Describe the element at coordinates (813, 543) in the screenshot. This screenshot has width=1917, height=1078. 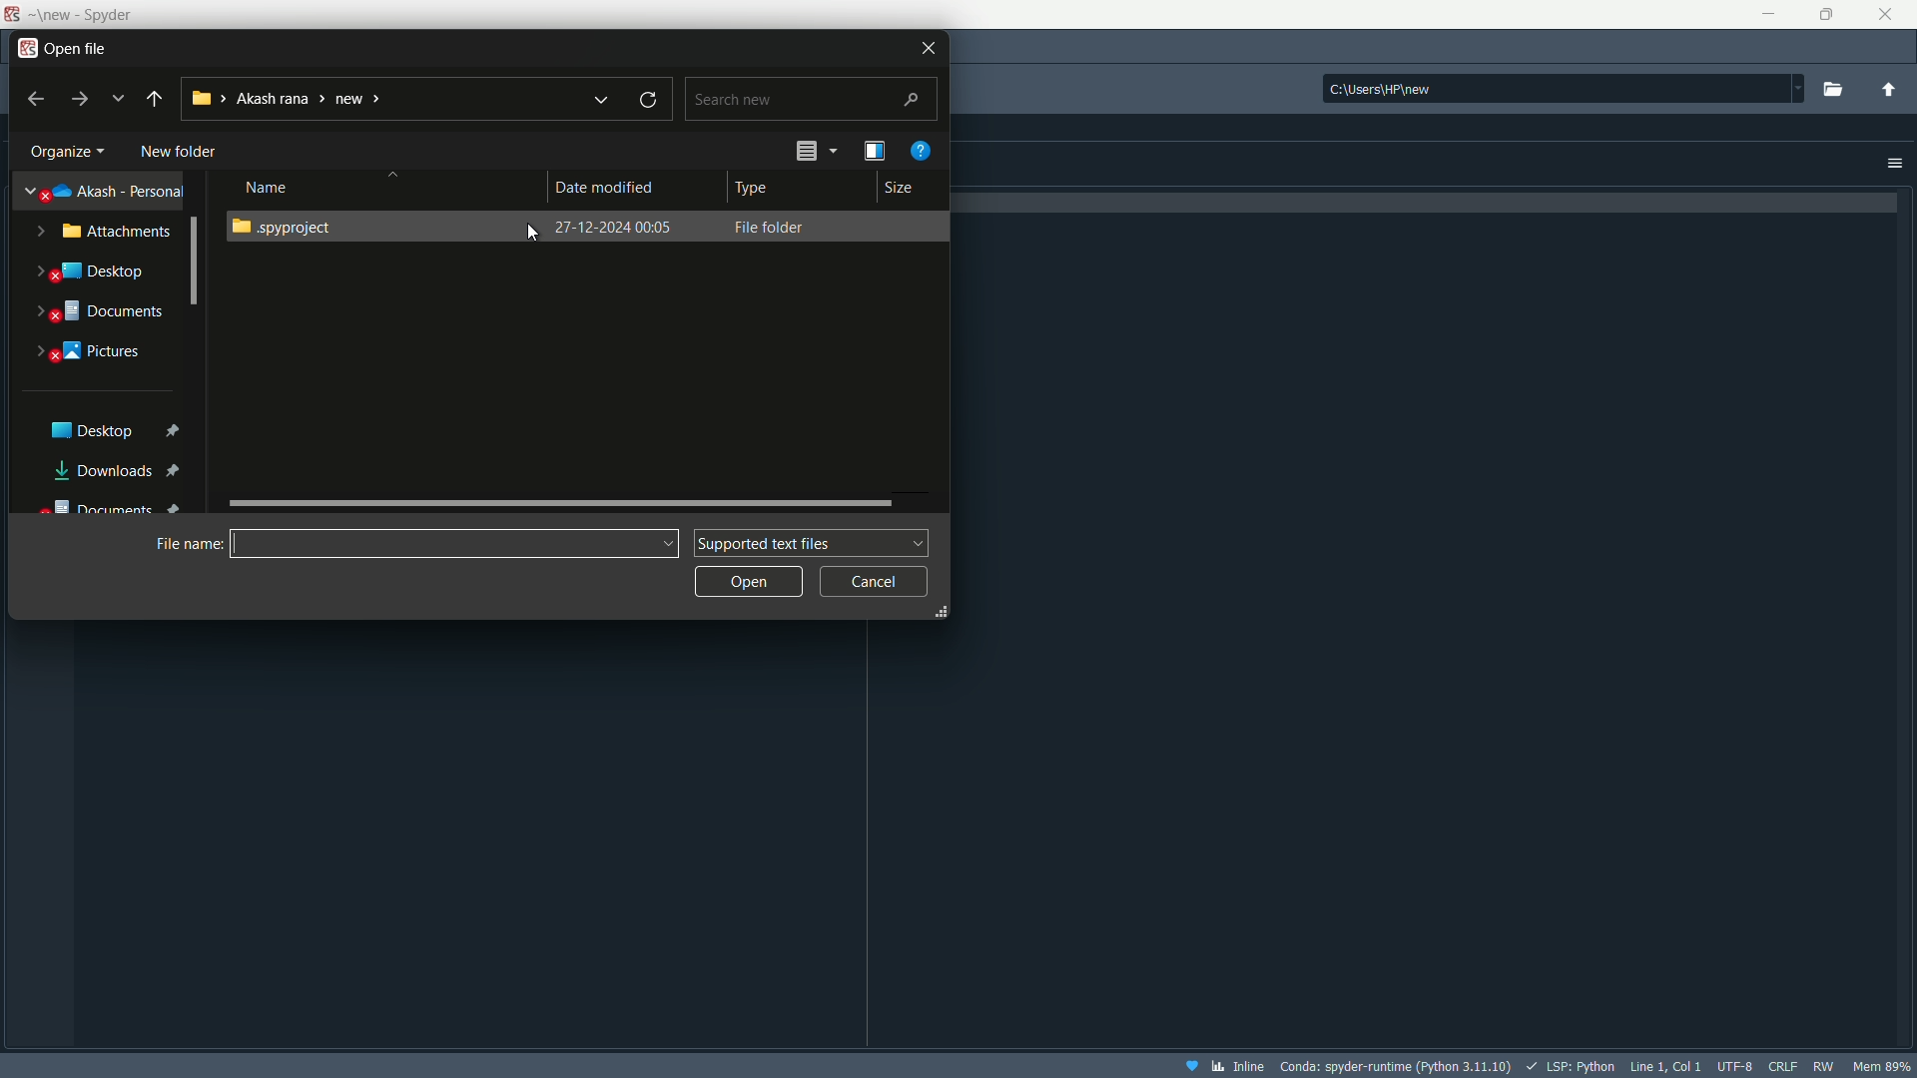
I see `Supported text file` at that location.